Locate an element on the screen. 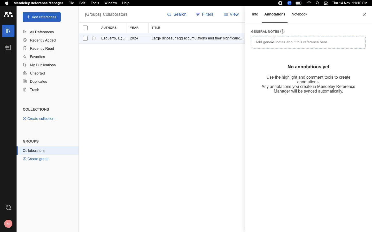 This screenshot has width=372, height=232. profile is located at coordinates (9, 224).